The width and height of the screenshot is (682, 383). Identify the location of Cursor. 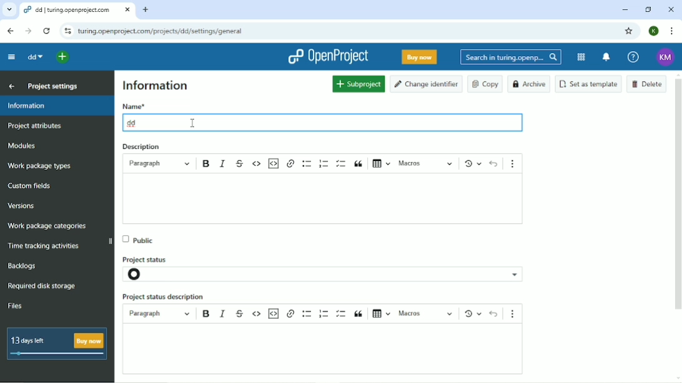
(192, 122).